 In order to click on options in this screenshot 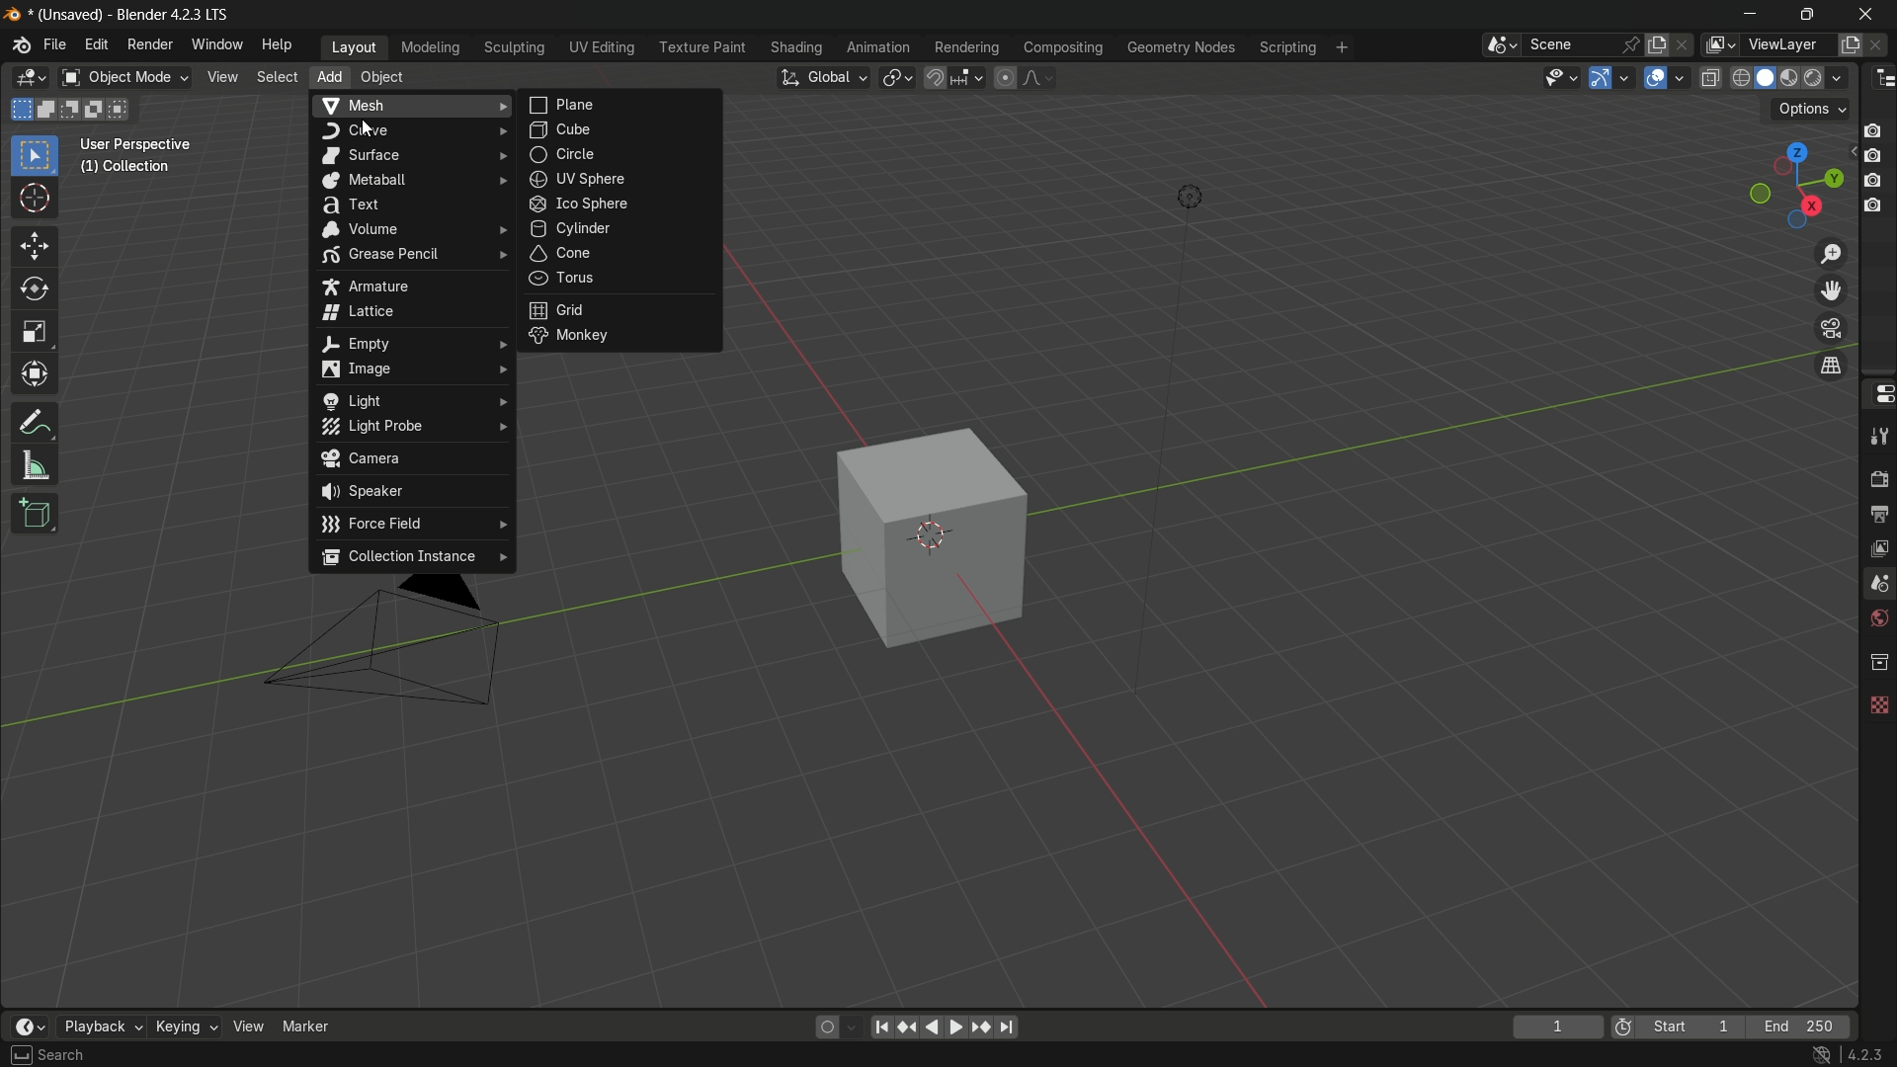, I will do `click(1810, 111)`.